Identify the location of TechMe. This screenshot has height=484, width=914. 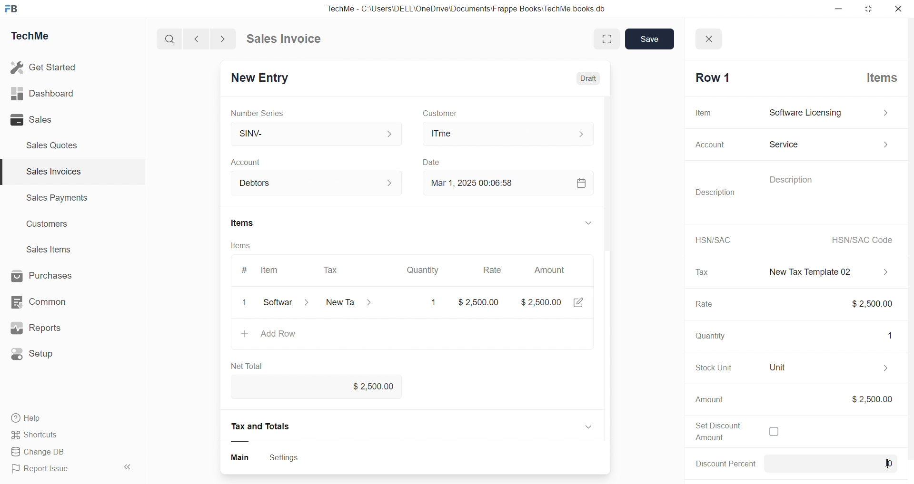
(38, 38).